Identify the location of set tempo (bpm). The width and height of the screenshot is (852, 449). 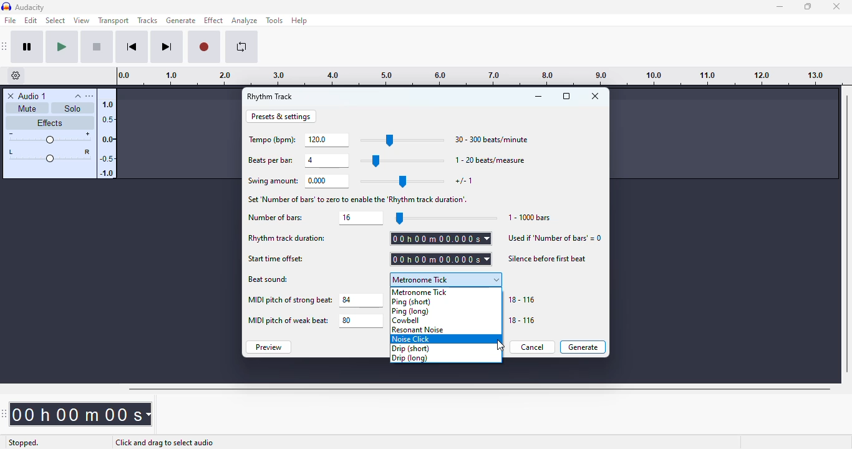
(327, 140).